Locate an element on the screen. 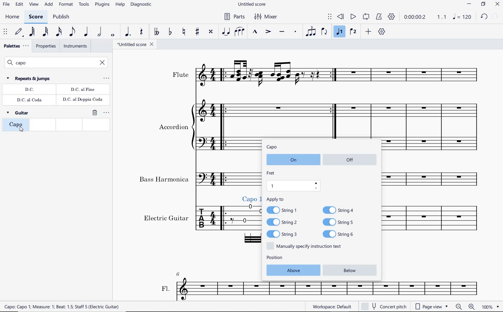 Image resolution: width=503 pixels, height=312 pixels. tools is located at coordinates (84, 6).